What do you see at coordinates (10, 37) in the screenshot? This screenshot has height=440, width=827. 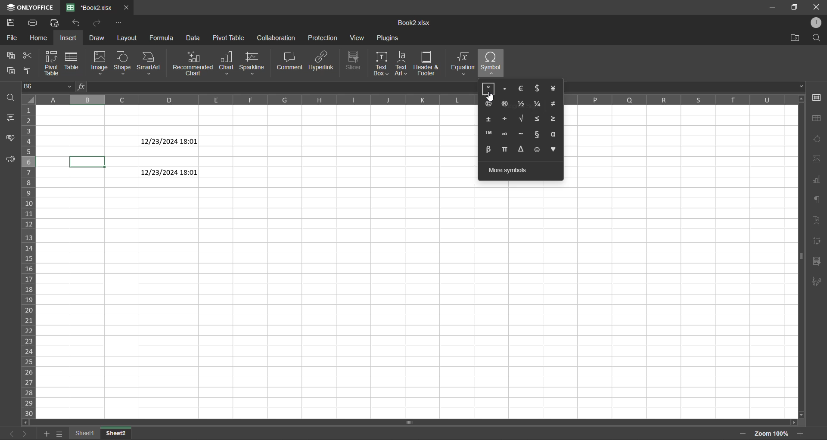 I see `file` at bounding box center [10, 37].